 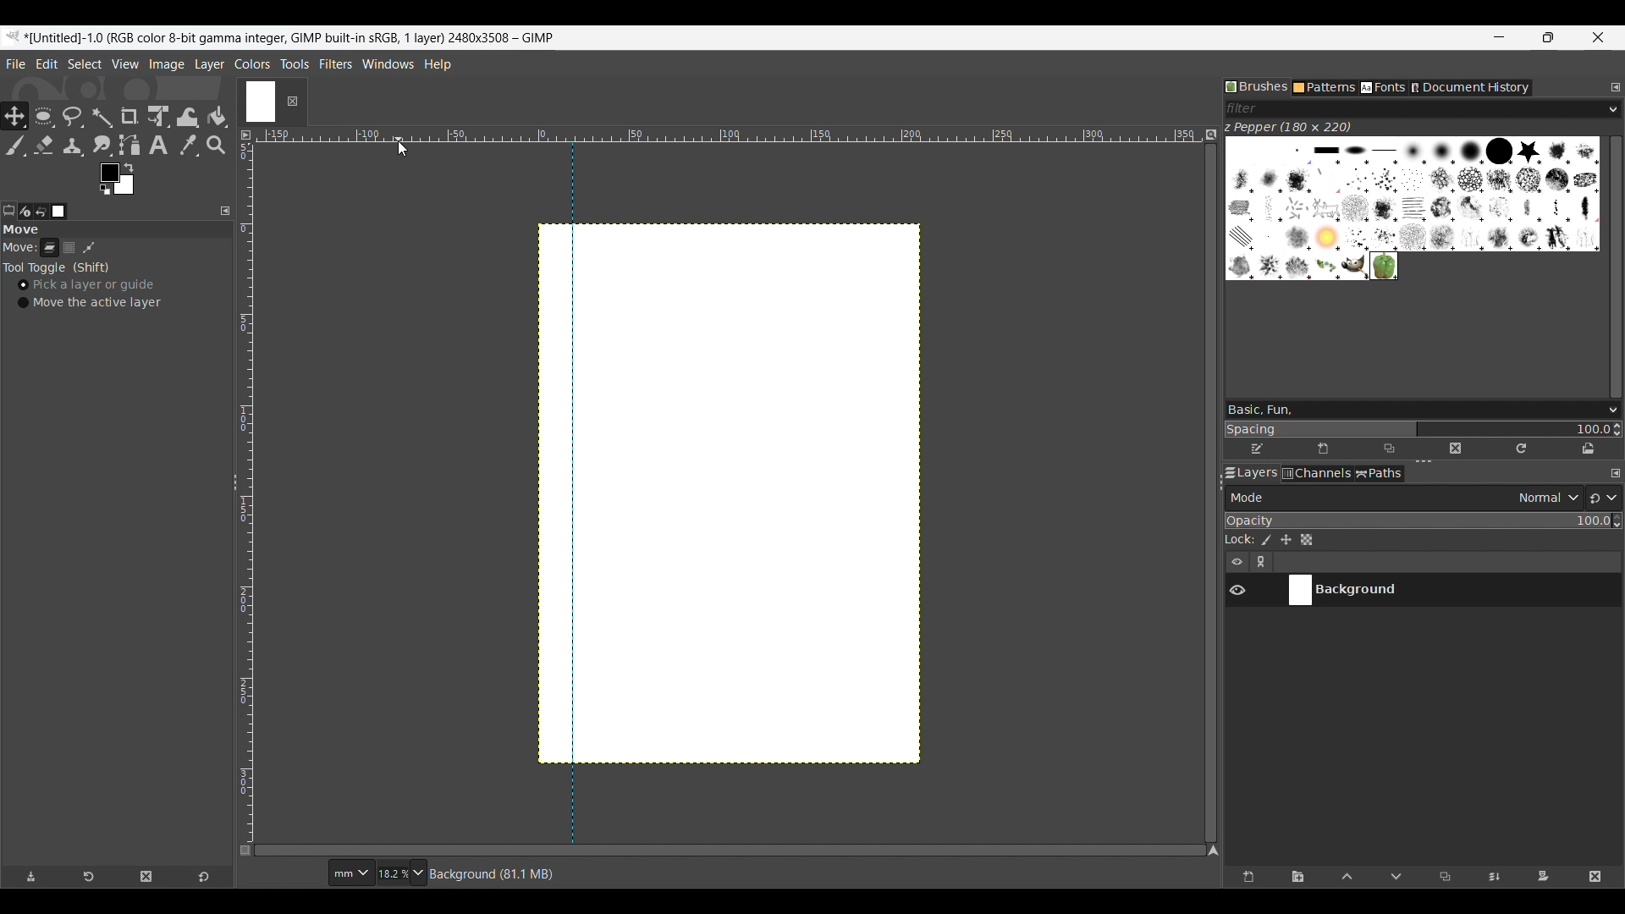 I want to click on File menu, so click(x=15, y=64).